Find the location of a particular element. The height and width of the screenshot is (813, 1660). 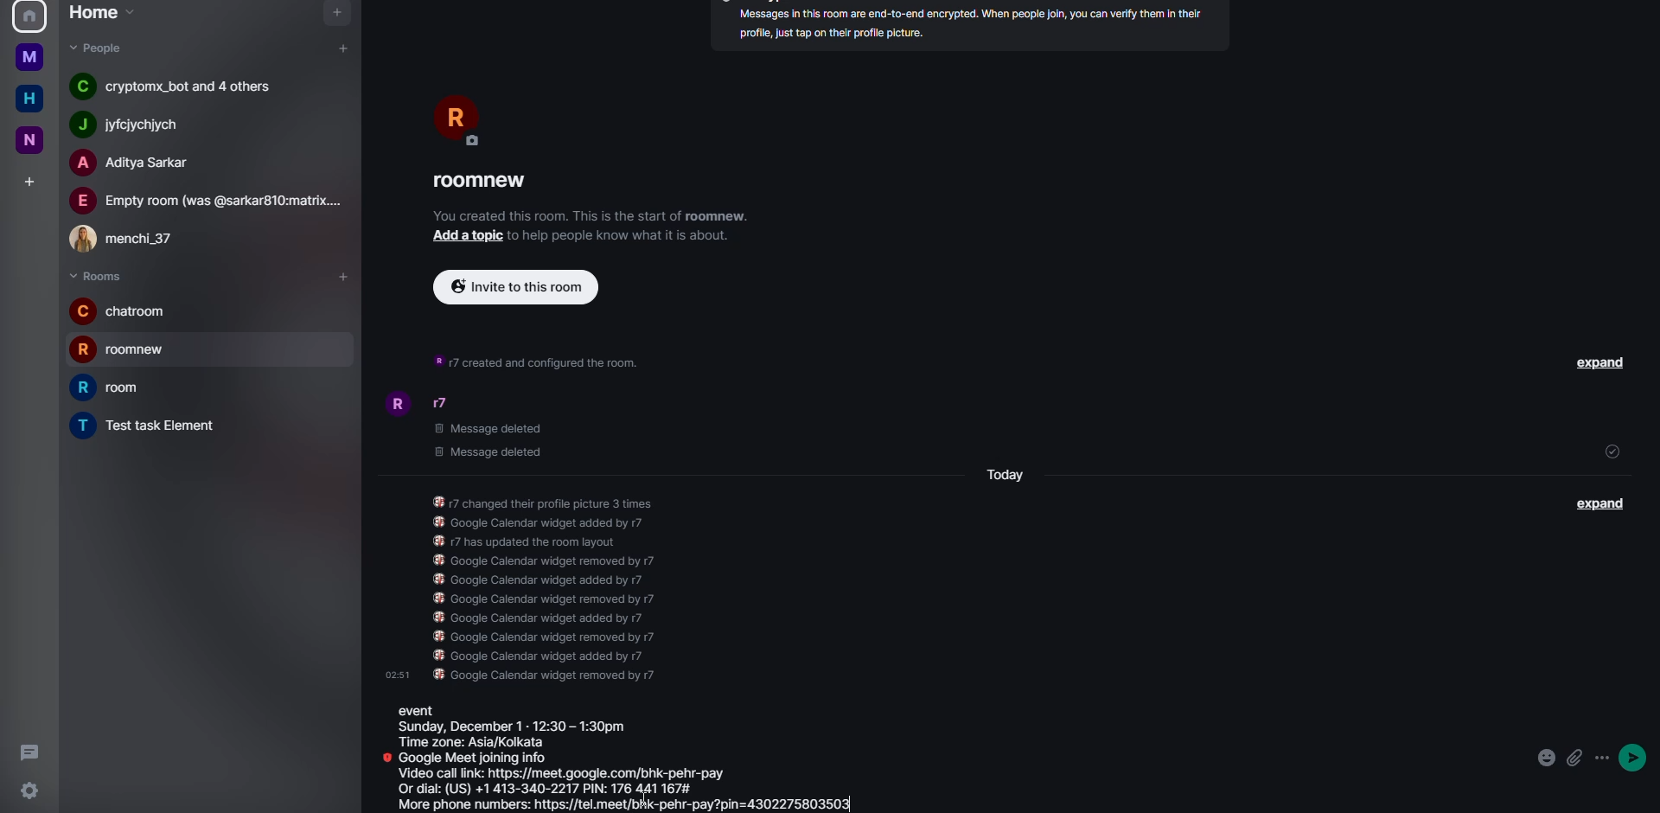

room is located at coordinates (128, 349).